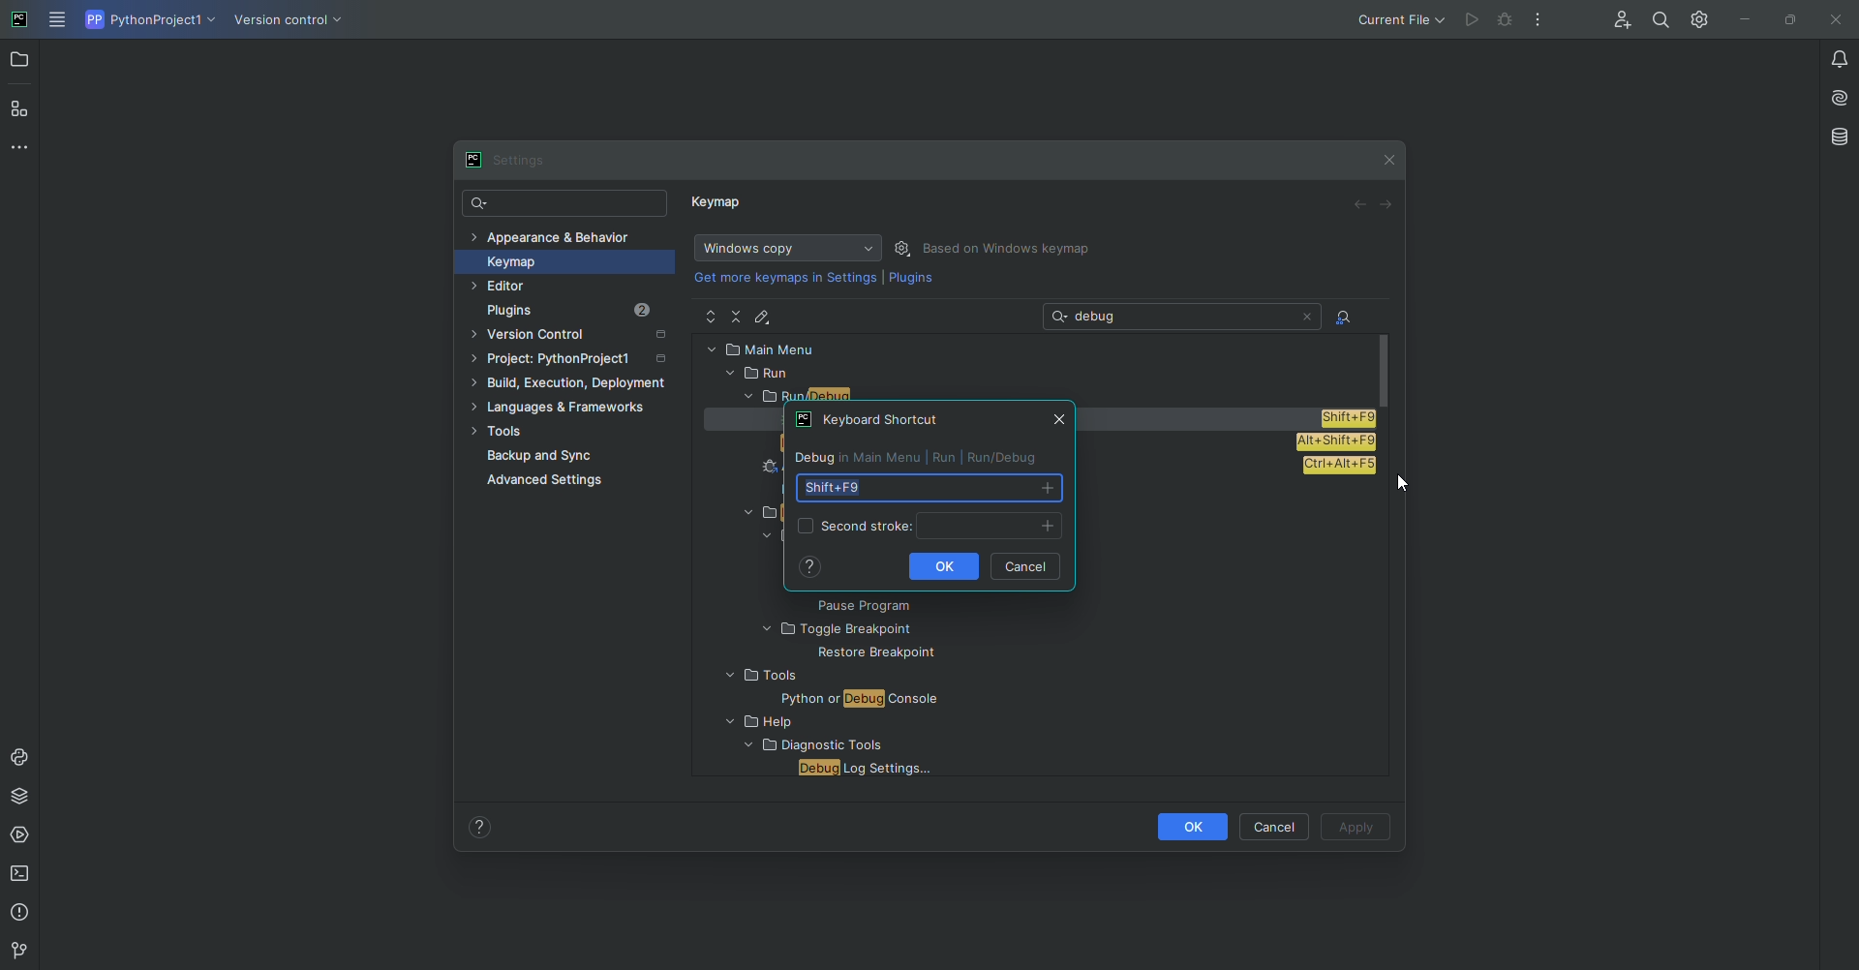  What do you see at coordinates (480, 826) in the screenshot?
I see `Help` at bounding box center [480, 826].